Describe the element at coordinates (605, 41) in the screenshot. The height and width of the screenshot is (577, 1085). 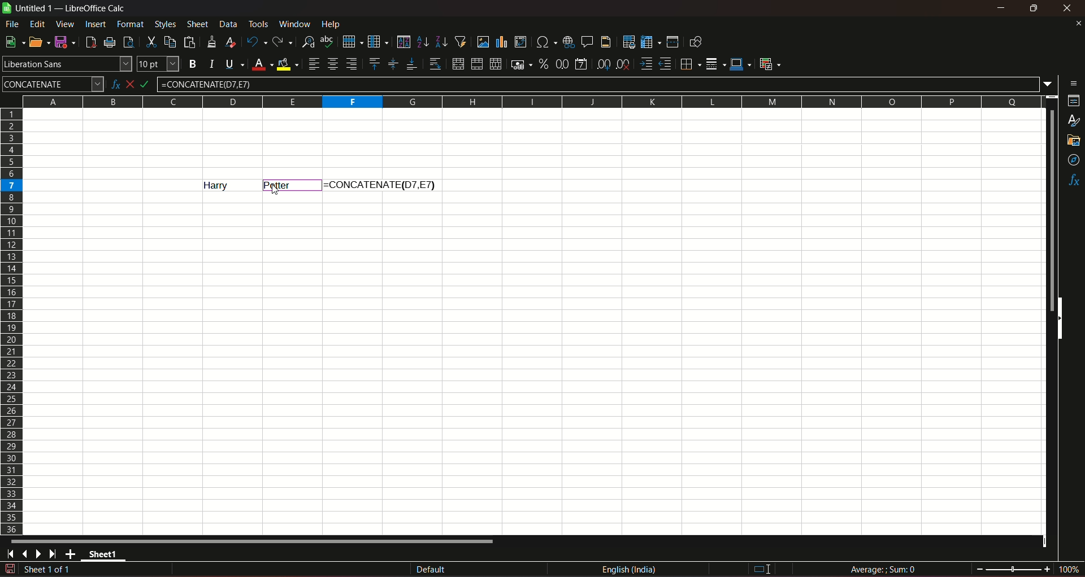
I see `headers & footers` at that location.